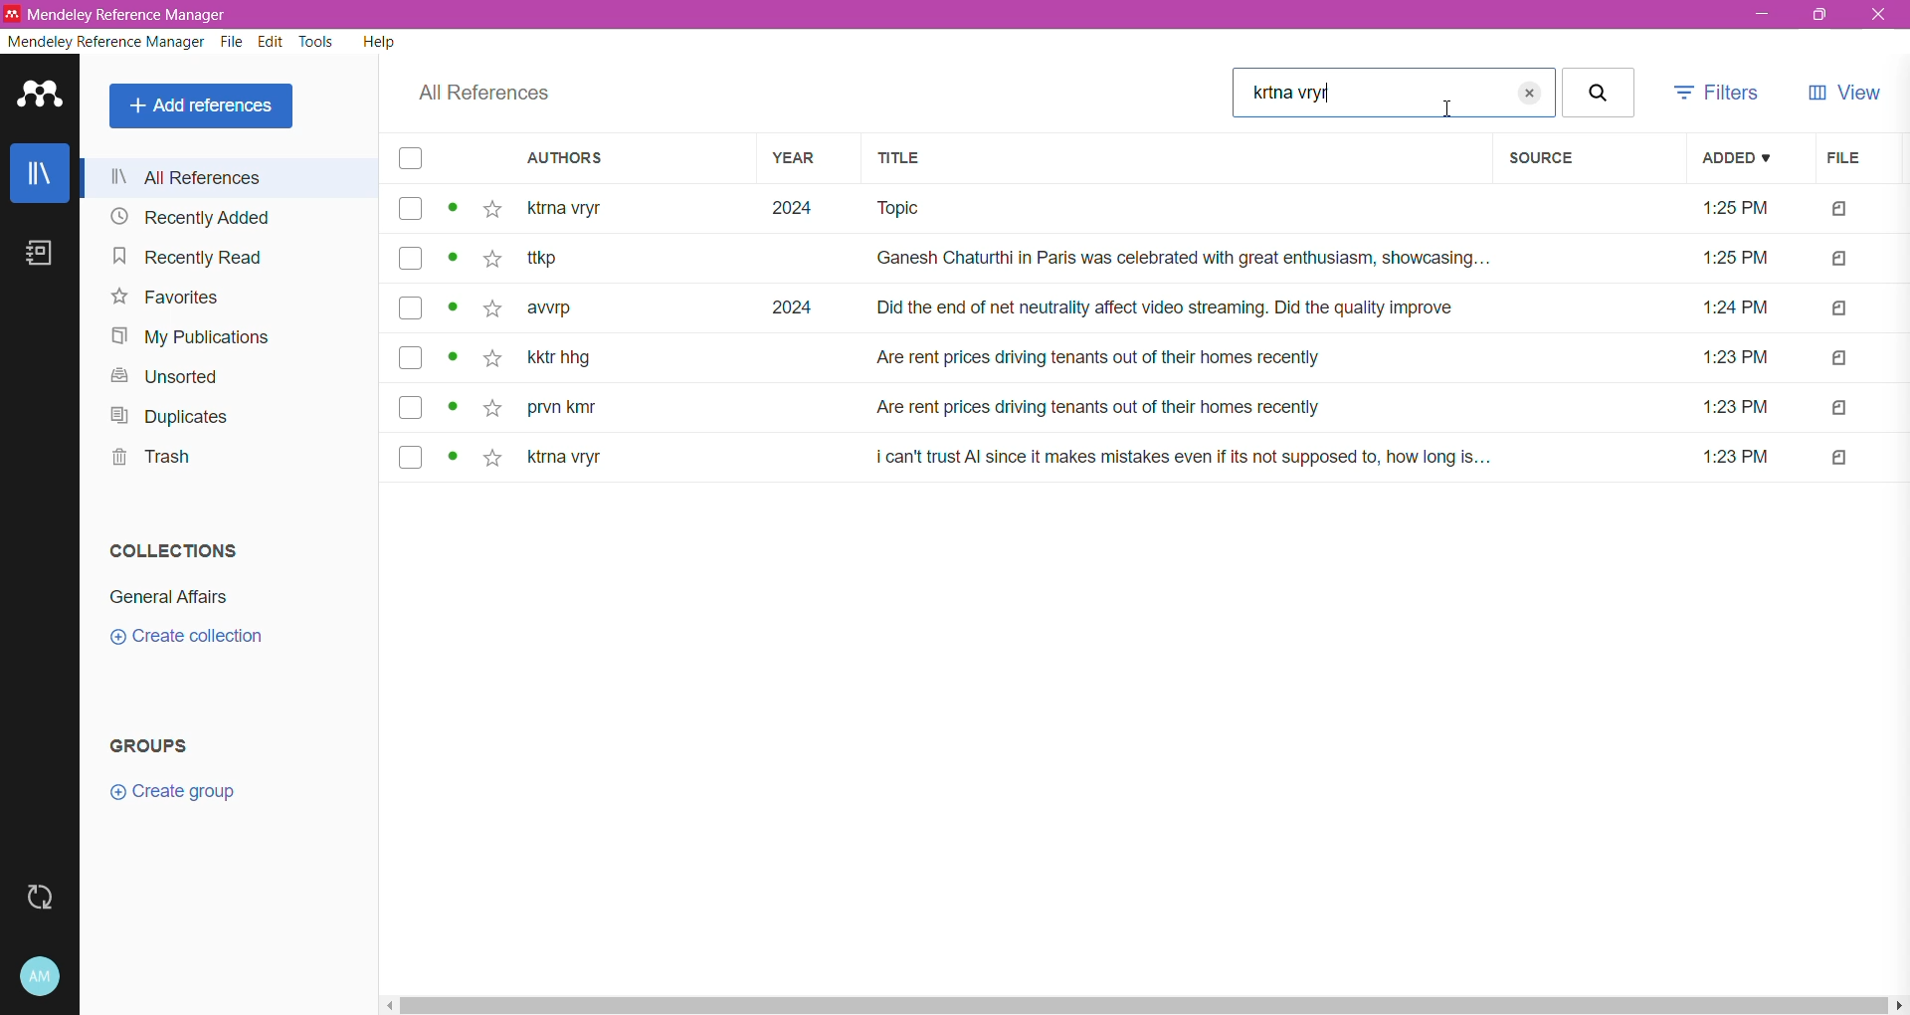  I want to click on Cursor, so click(1451, 109).